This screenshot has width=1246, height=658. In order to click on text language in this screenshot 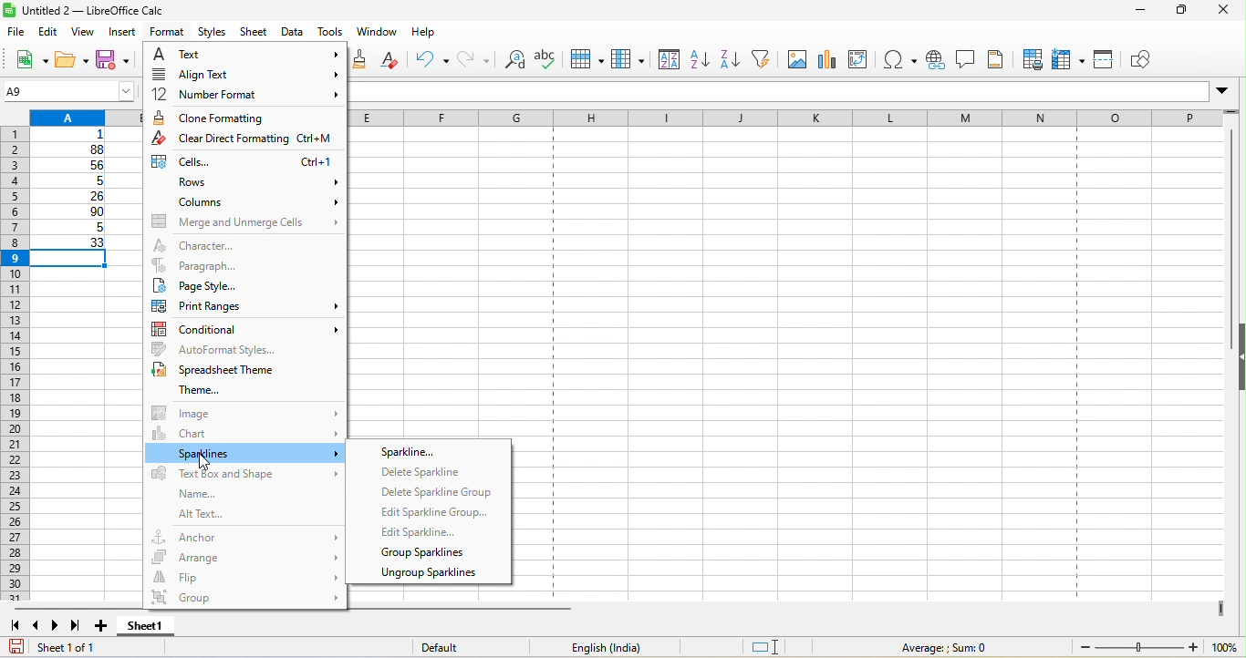, I will do `click(605, 647)`.